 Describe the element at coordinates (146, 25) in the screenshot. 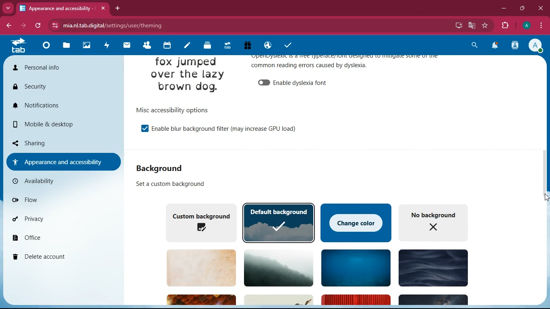

I see `url` at that location.